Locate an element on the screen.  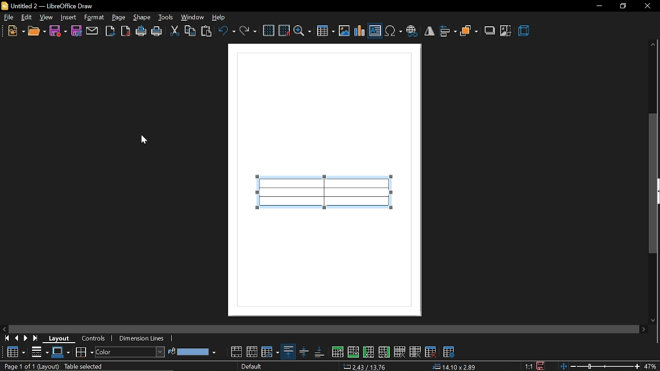
print is located at coordinates (157, 32).